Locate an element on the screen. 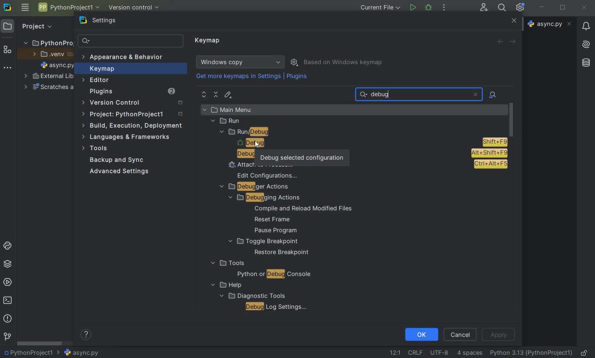 This screenshot has width=595, height=358. plugins is located at coordinates (132, 92).